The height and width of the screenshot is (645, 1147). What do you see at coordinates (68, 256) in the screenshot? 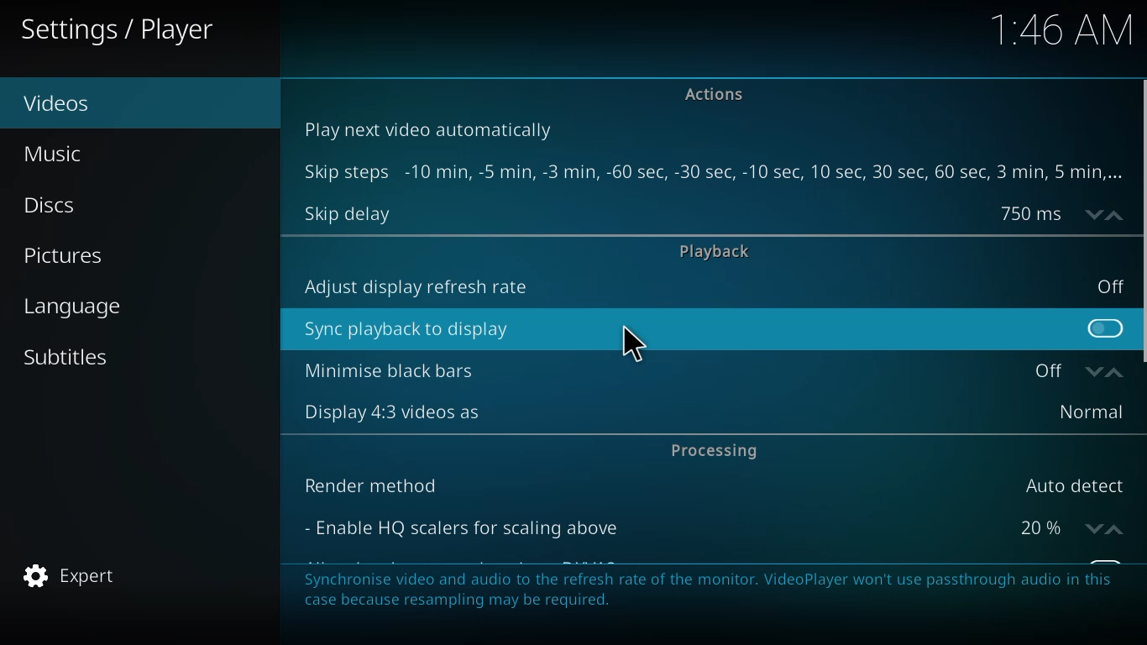
I see `pictures` at bounding box center [68, 256].